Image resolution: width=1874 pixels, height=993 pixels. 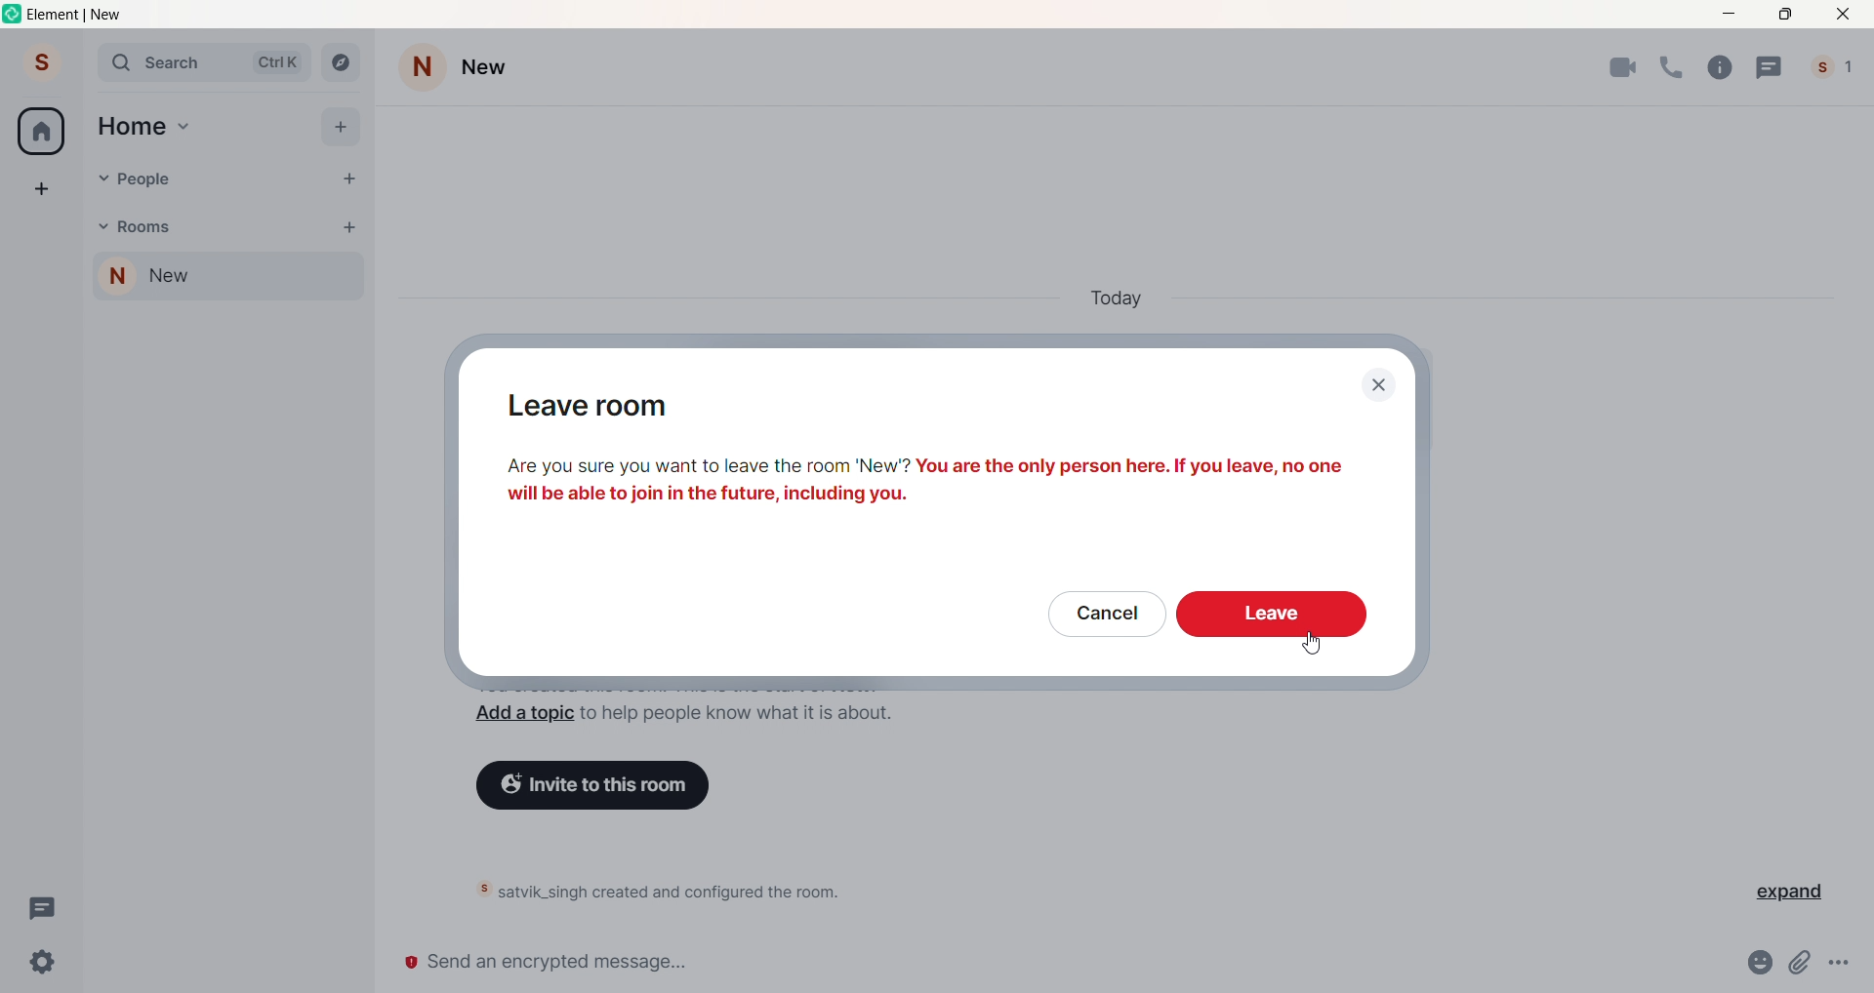 What do you see at coordinates (101, 179) in the screenshot?
I see `Drop Down` at bounding box center [101, 179].